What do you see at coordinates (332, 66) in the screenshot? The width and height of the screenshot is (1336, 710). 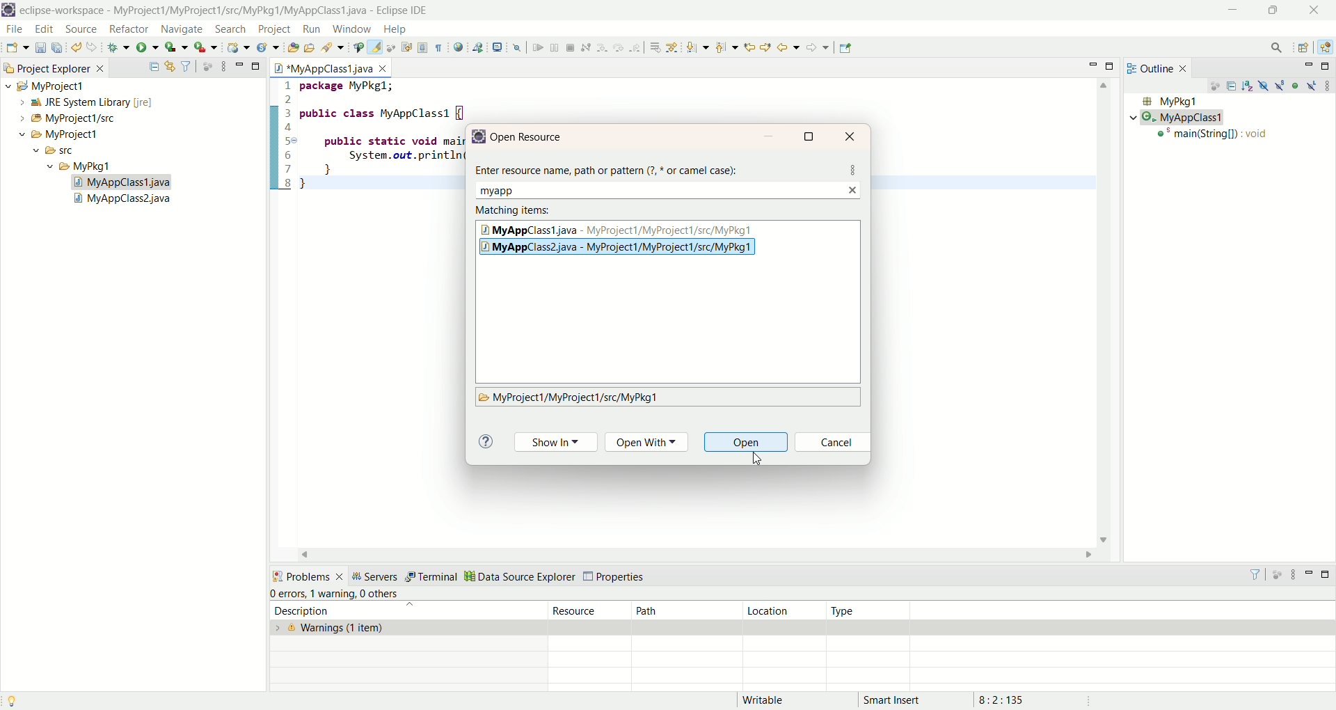 I see `MyAppClass1.java` at bounding box center [332, 66].